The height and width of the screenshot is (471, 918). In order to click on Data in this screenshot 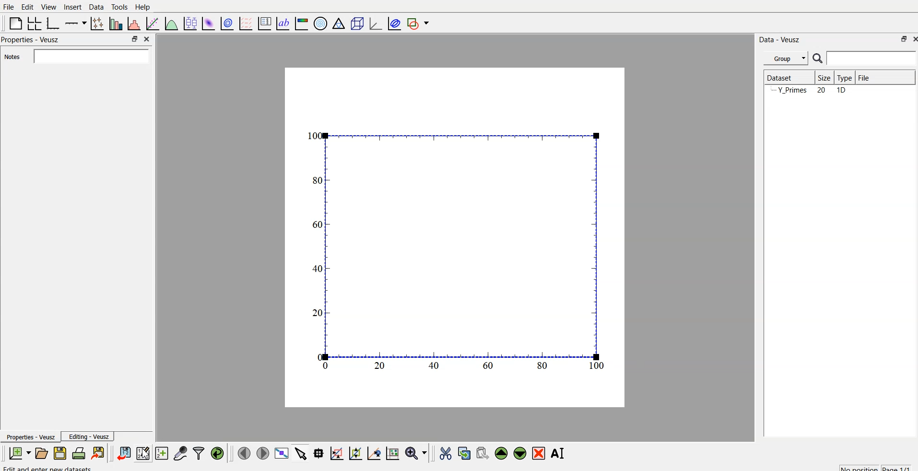, I will do `click(96, 6)`.